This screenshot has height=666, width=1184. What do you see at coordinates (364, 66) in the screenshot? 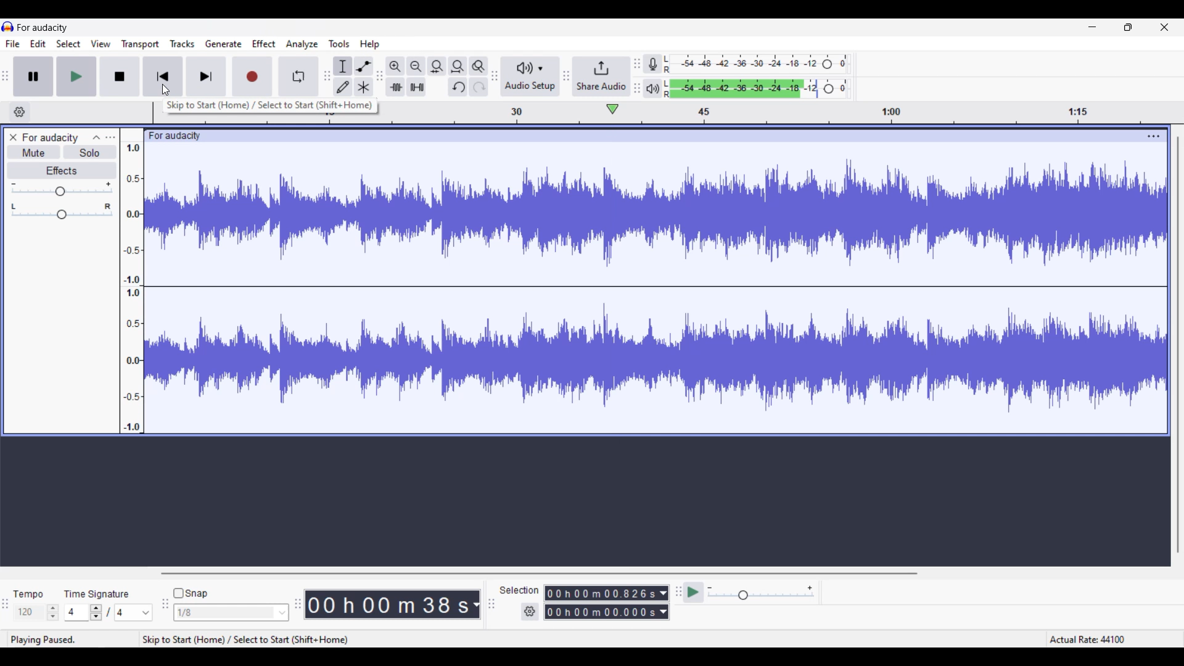
I see `Envelop tool` at bounding box center [364, 66].